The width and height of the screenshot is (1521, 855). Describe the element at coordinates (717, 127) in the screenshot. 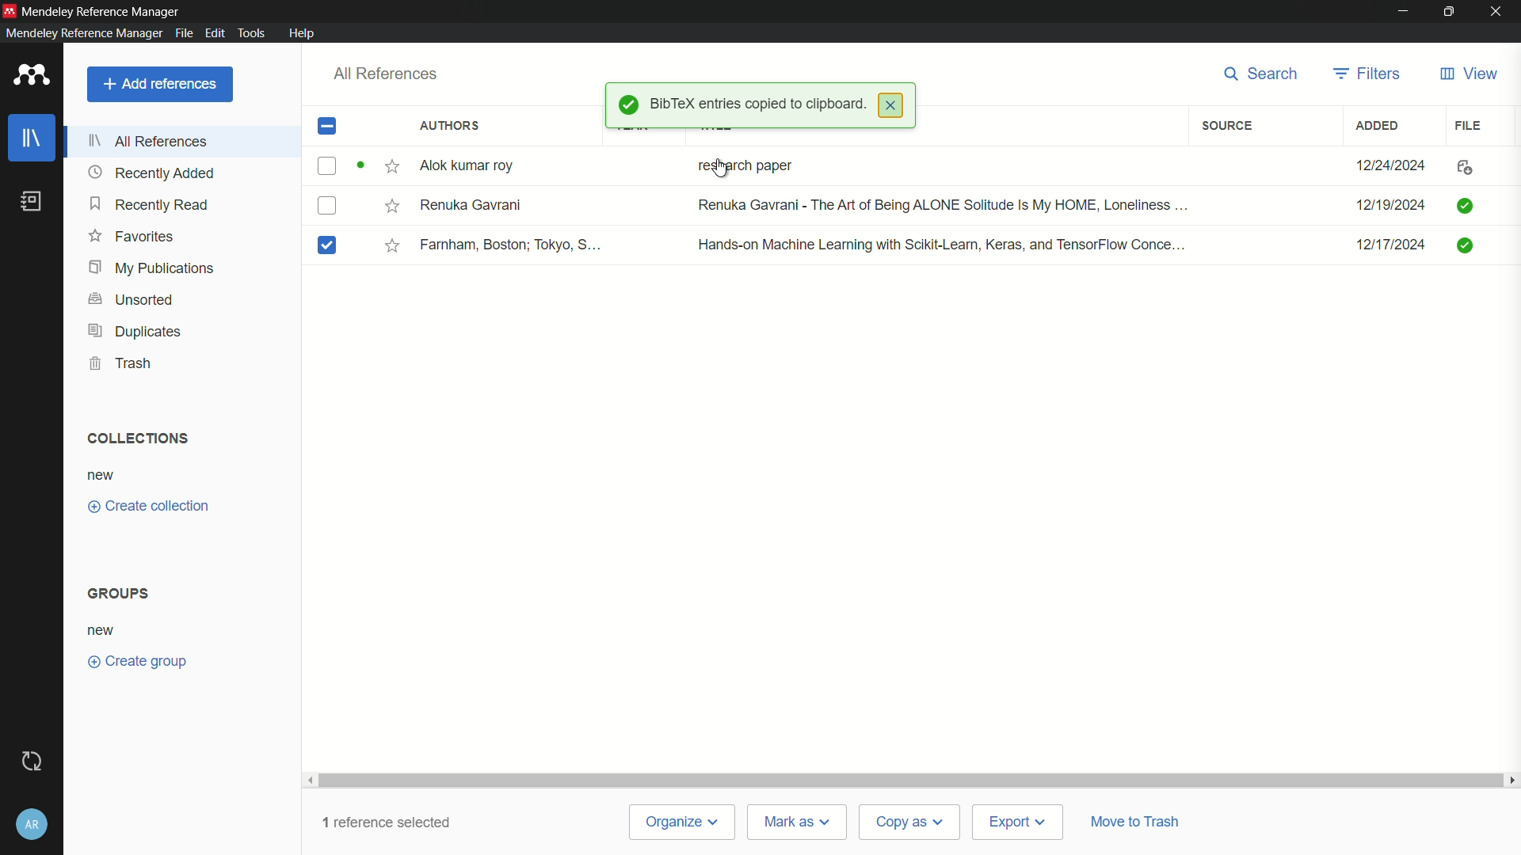

I see `title` at that location.